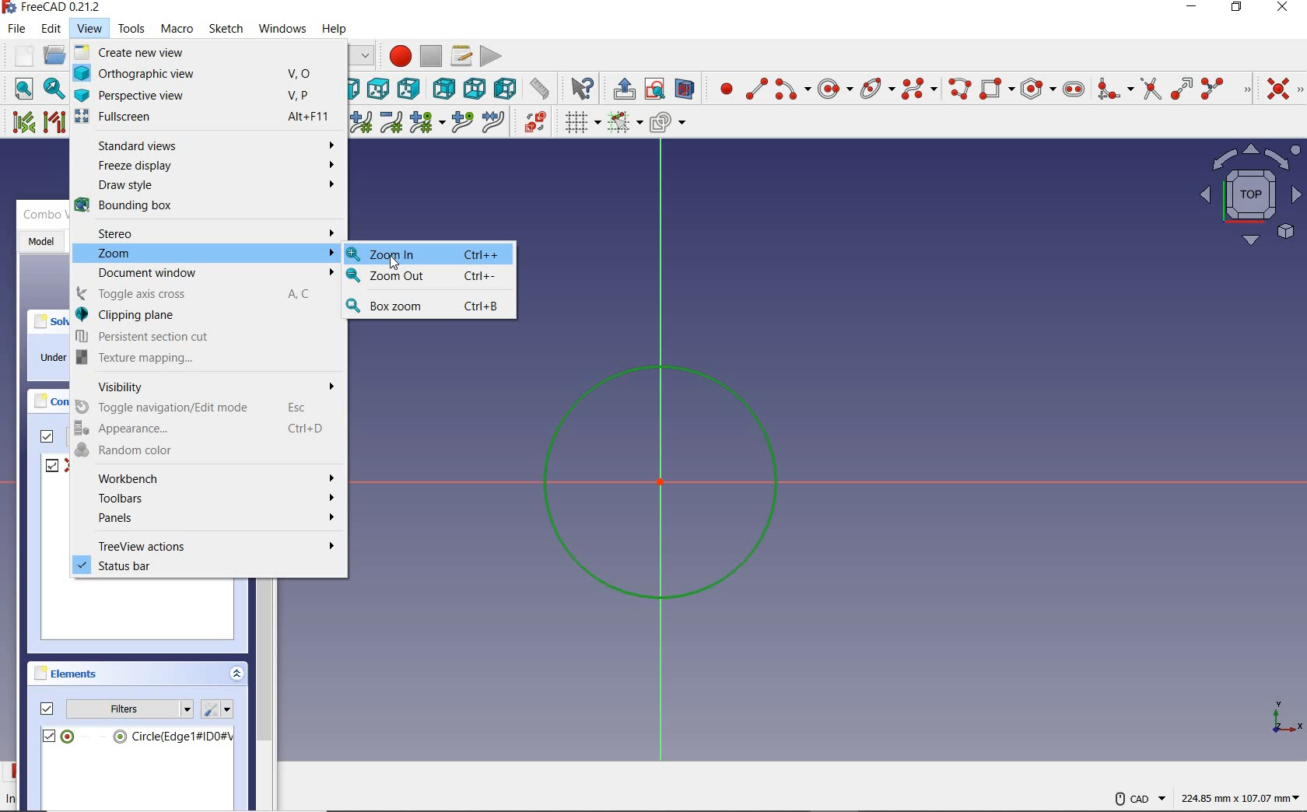 This screenshot has height=812, width=1307. I want to click on decrease B-Spline degree, so click(390, 122).